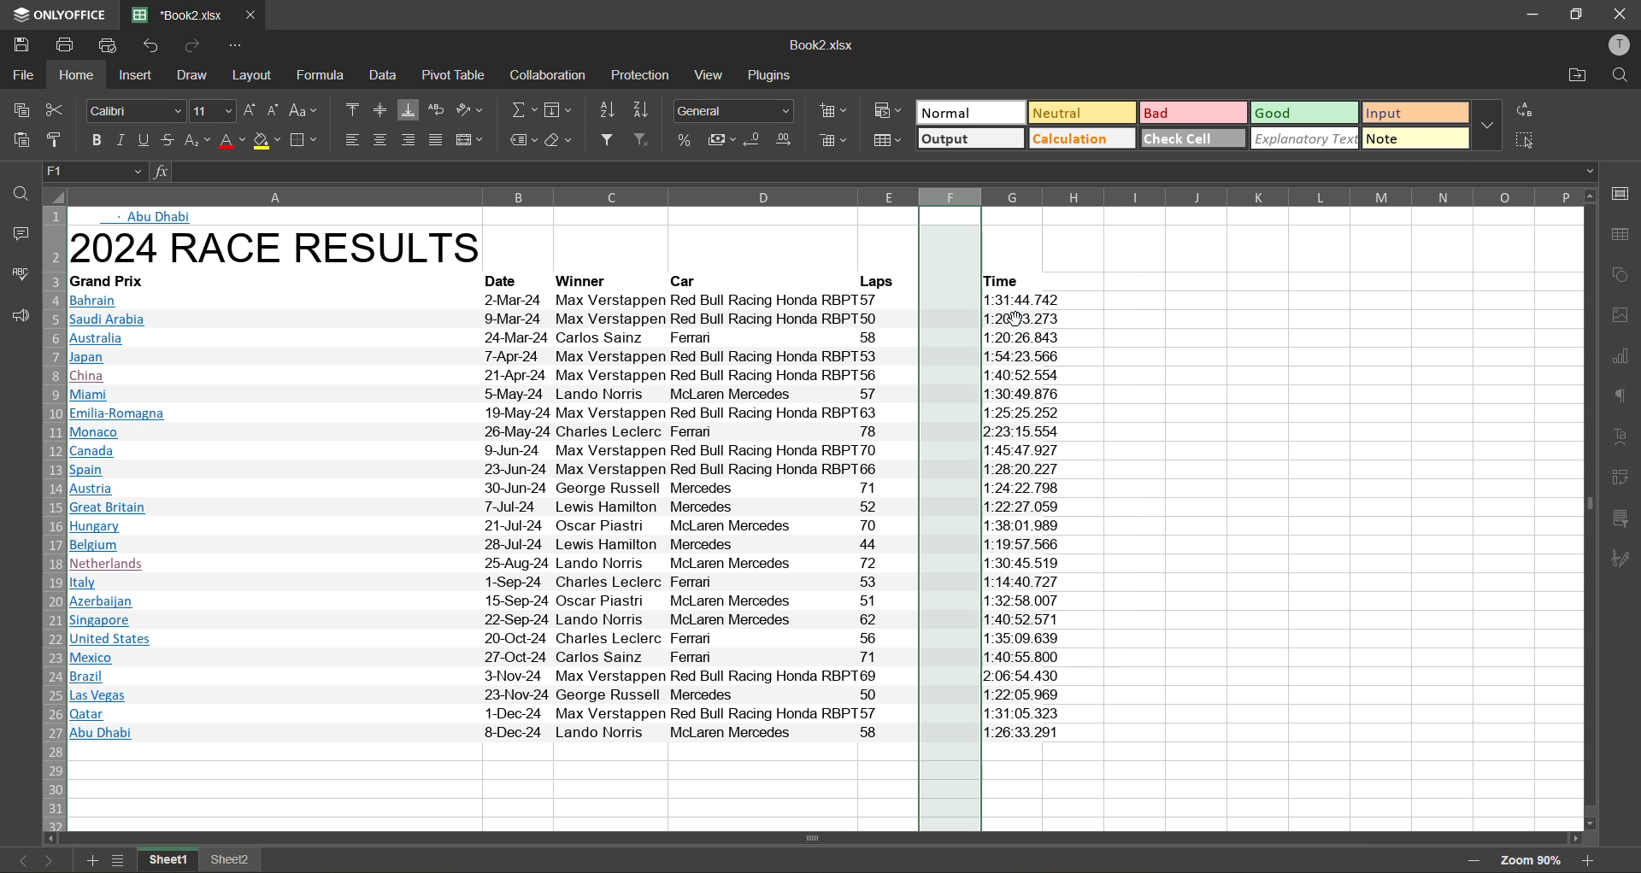  What do you see at coordinates (720, 138) in the screenshot?
I see `accounting` at bounding box center [720, 138].